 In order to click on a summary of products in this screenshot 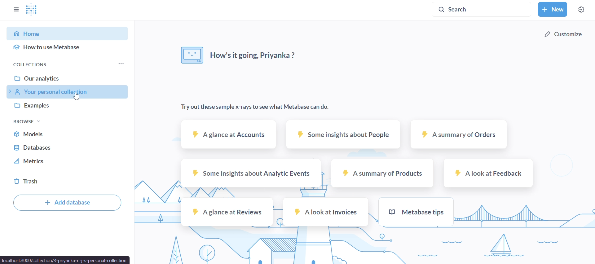, I will do `click(383, 173)`.